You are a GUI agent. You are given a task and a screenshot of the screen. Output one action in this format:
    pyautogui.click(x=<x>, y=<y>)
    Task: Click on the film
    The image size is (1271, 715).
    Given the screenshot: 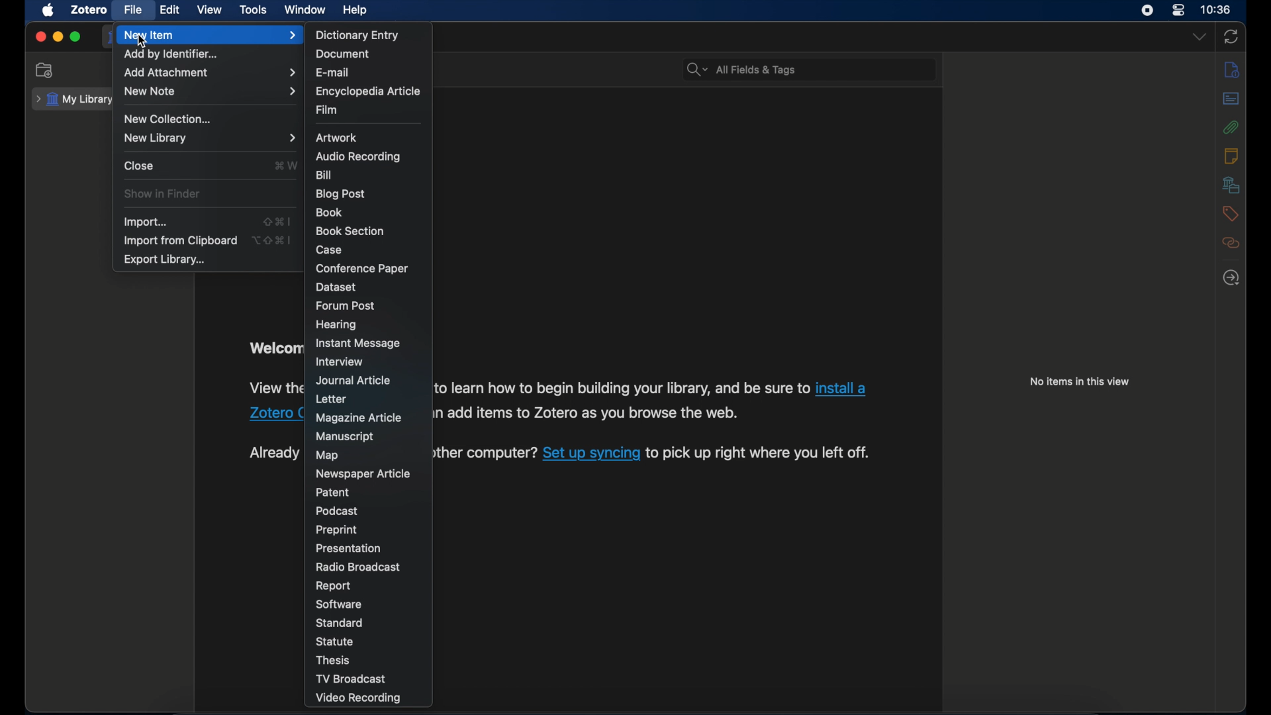 What is the action you would take?
    pyautogui.click(x=328, y=110)
    